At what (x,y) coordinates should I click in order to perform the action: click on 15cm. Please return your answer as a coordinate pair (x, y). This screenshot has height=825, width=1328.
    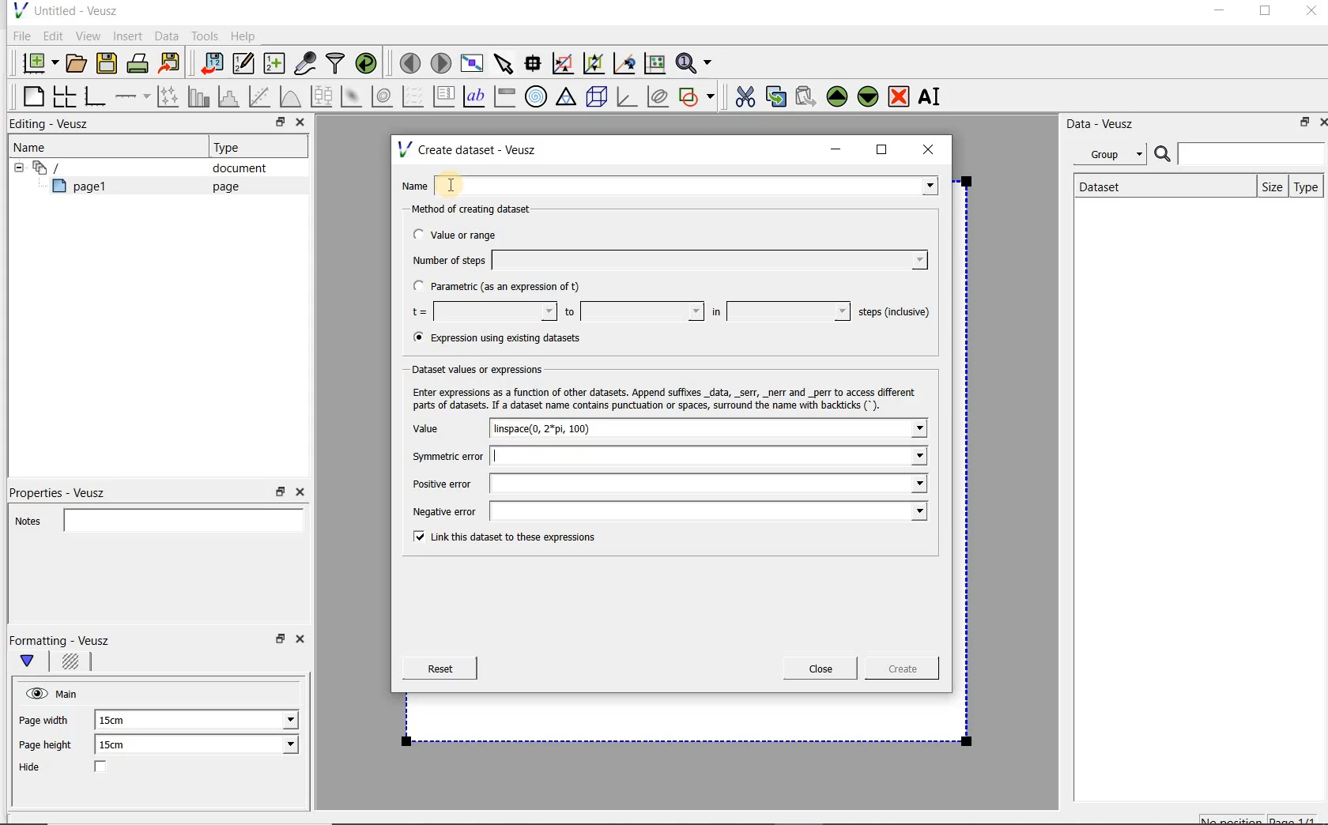
    Looking at the image, I should click on (122, 745).